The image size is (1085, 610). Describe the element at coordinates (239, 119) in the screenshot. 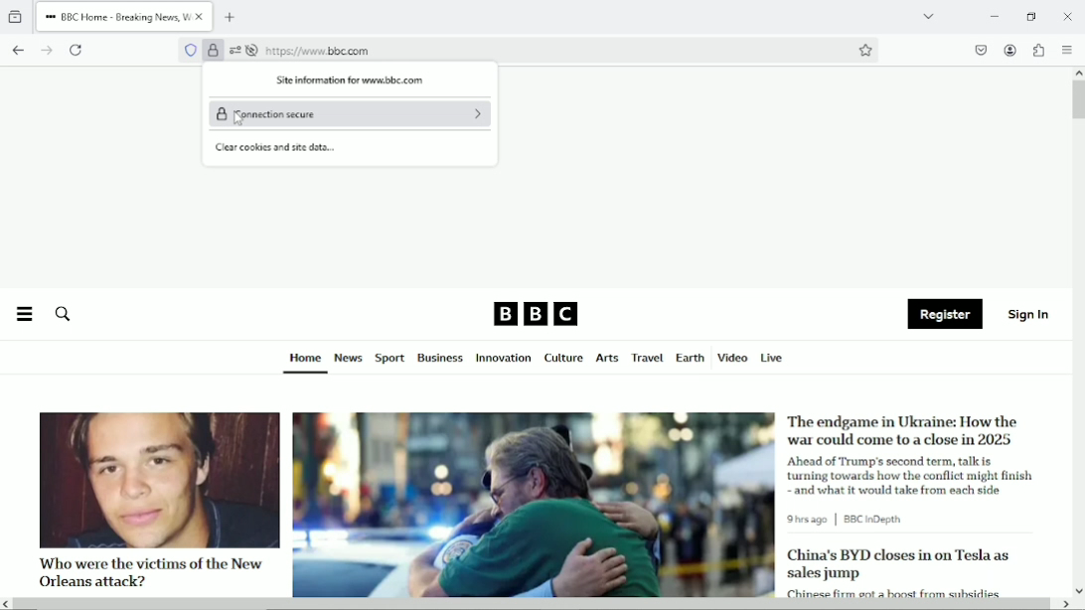

I see `Cursor` at that location.